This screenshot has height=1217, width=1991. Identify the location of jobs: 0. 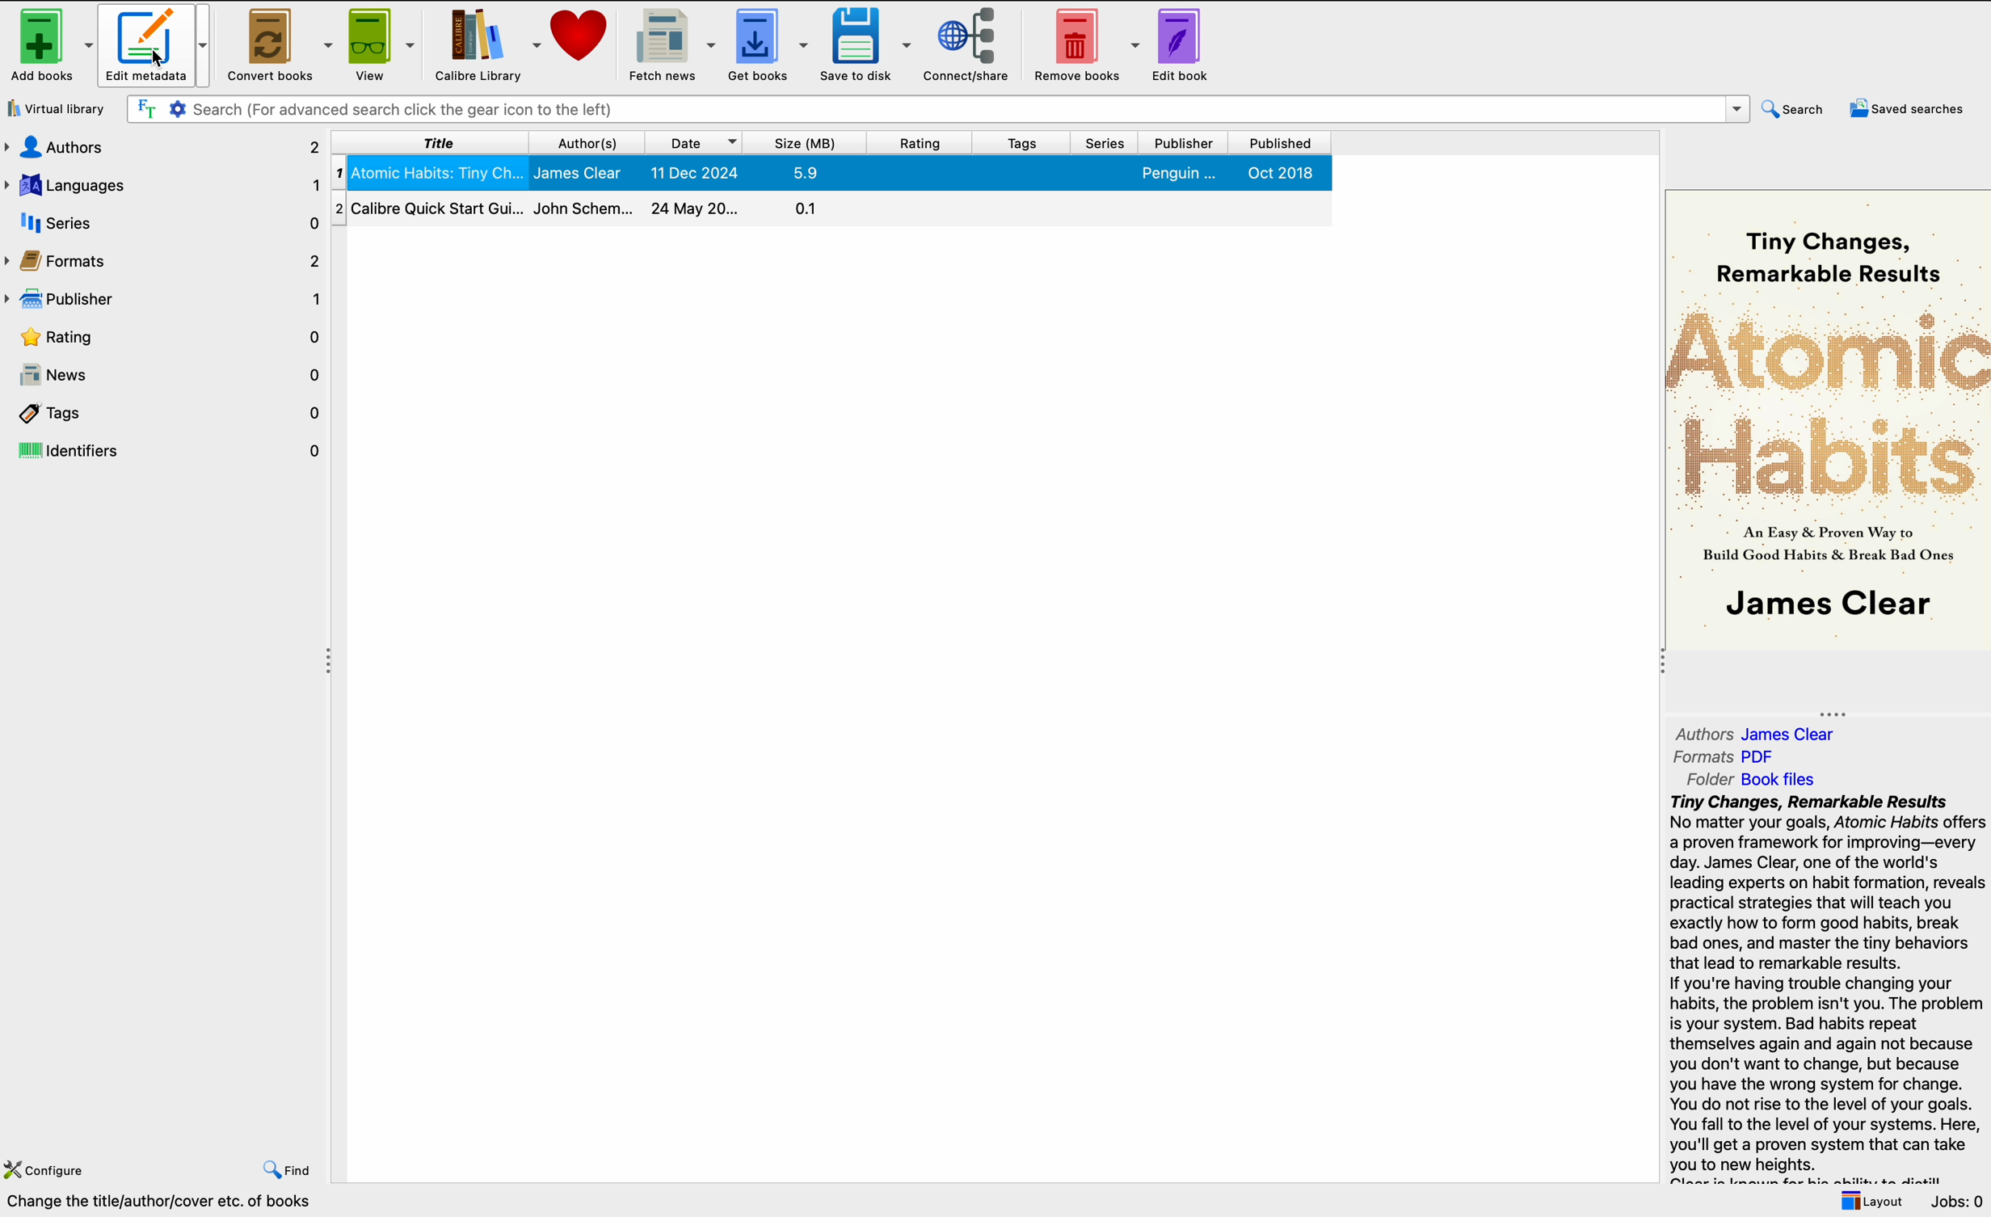
(1959, 1202).